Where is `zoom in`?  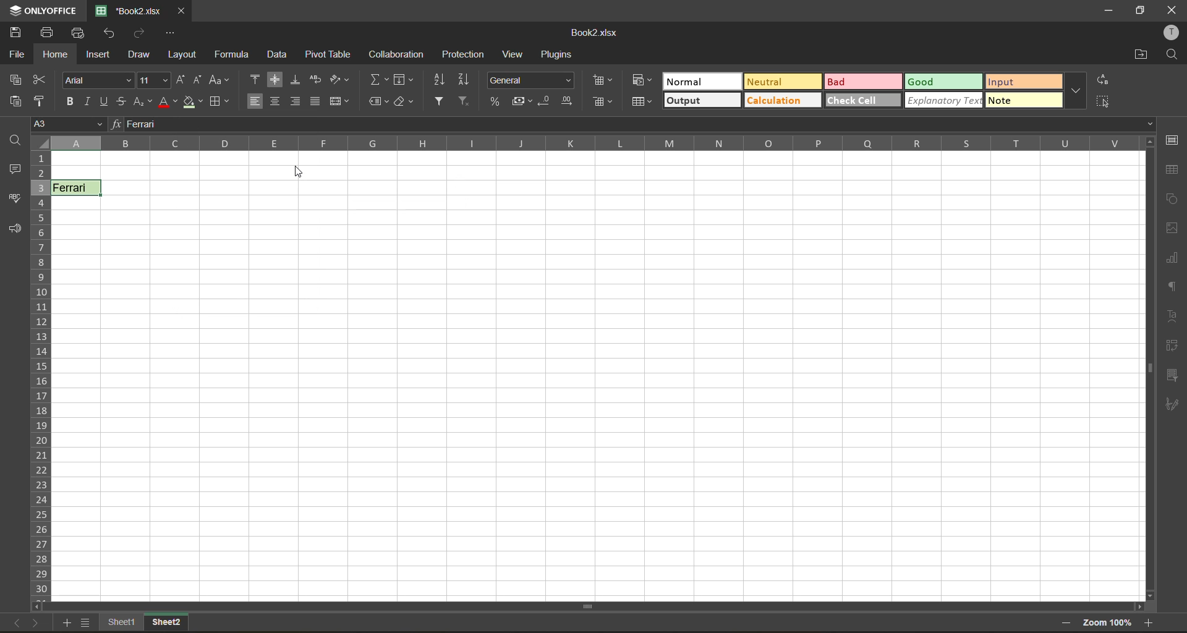
zoom in is located at coordinates (1149, 622).